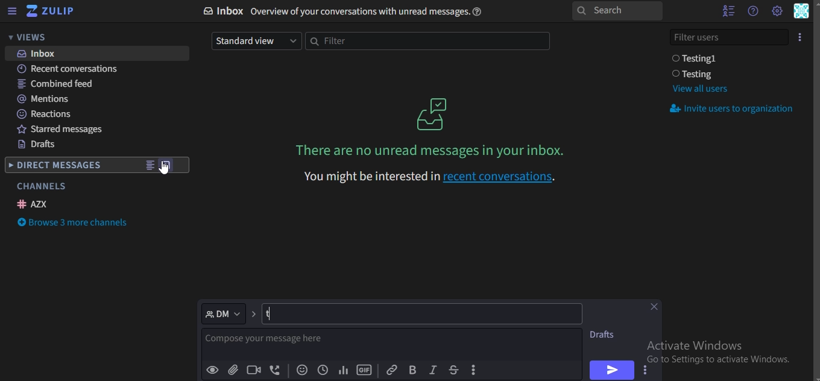 This screenshot has height=381, width=820. What do you see at coordinates (453, 370) in the screenshot?
I see `strikethrough` at bounding box center [453, 370].